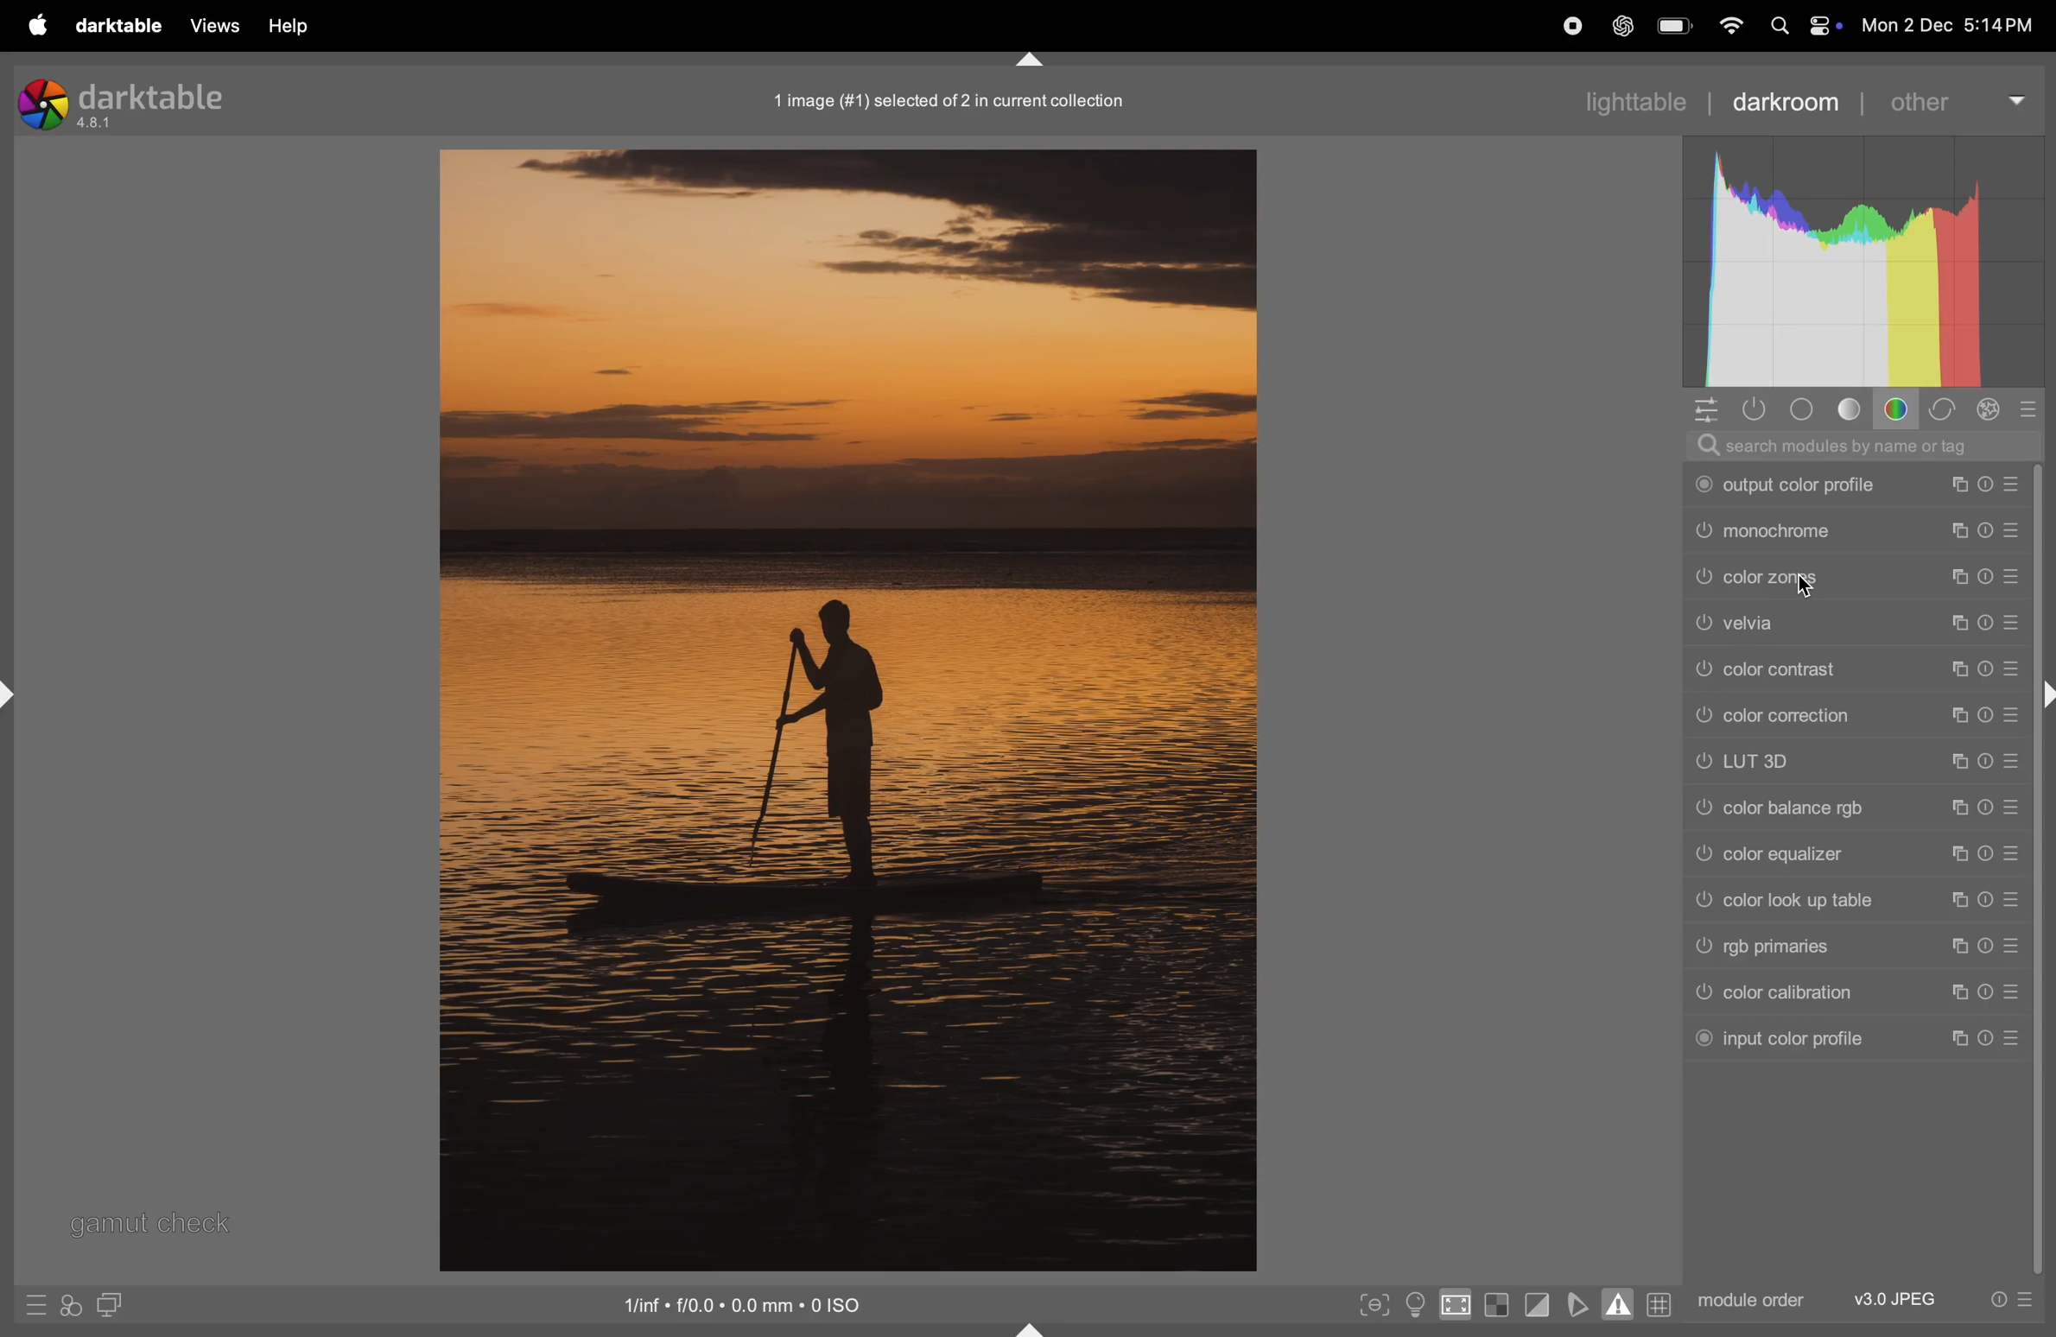  Describe the element at coordinates (1802, 764) in the screenshot. I see `LUT 3d` at that location.